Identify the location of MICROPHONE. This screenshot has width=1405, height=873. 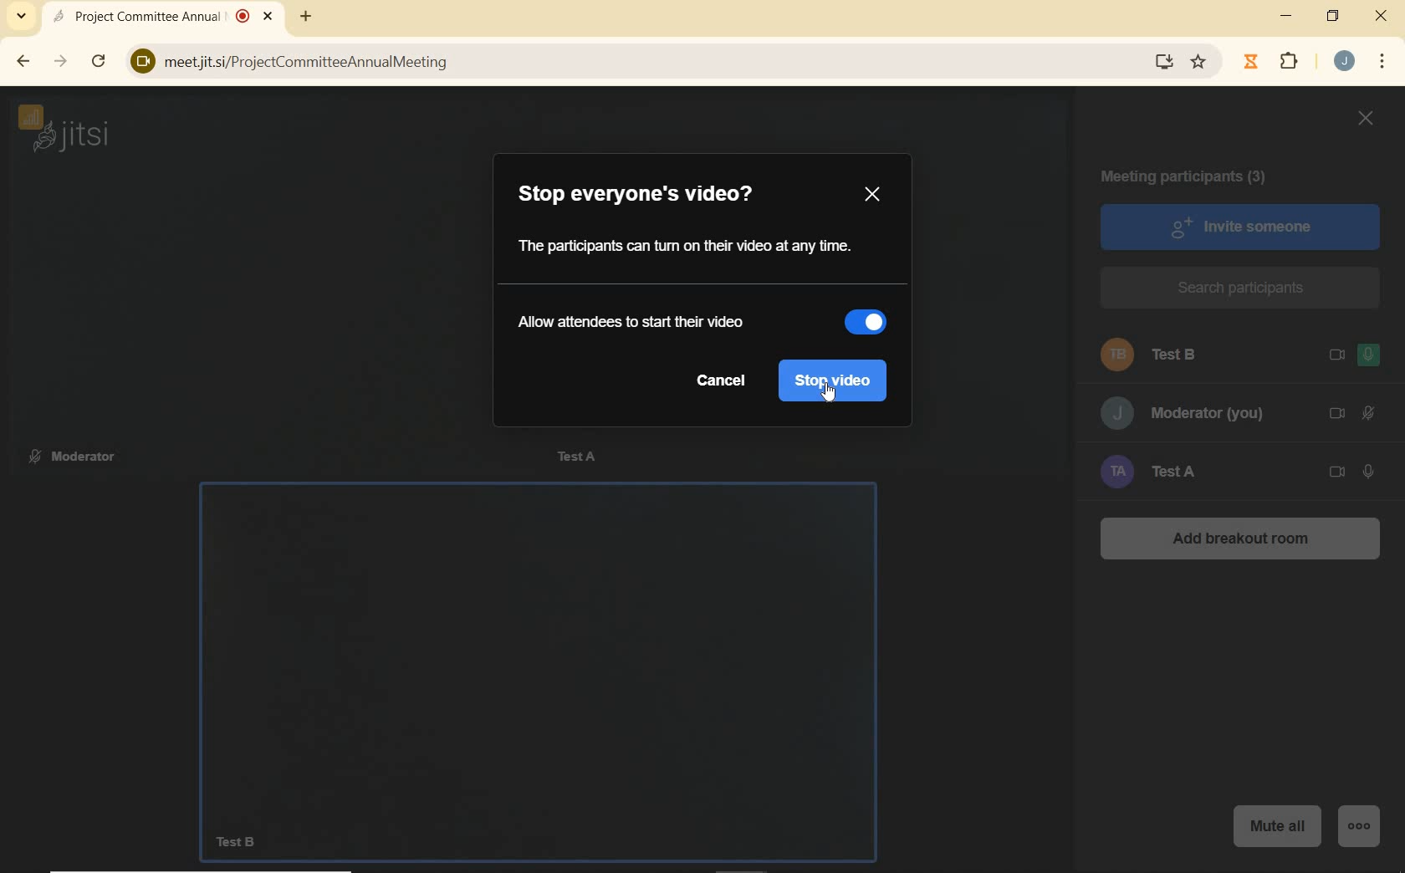
(1370, 472).